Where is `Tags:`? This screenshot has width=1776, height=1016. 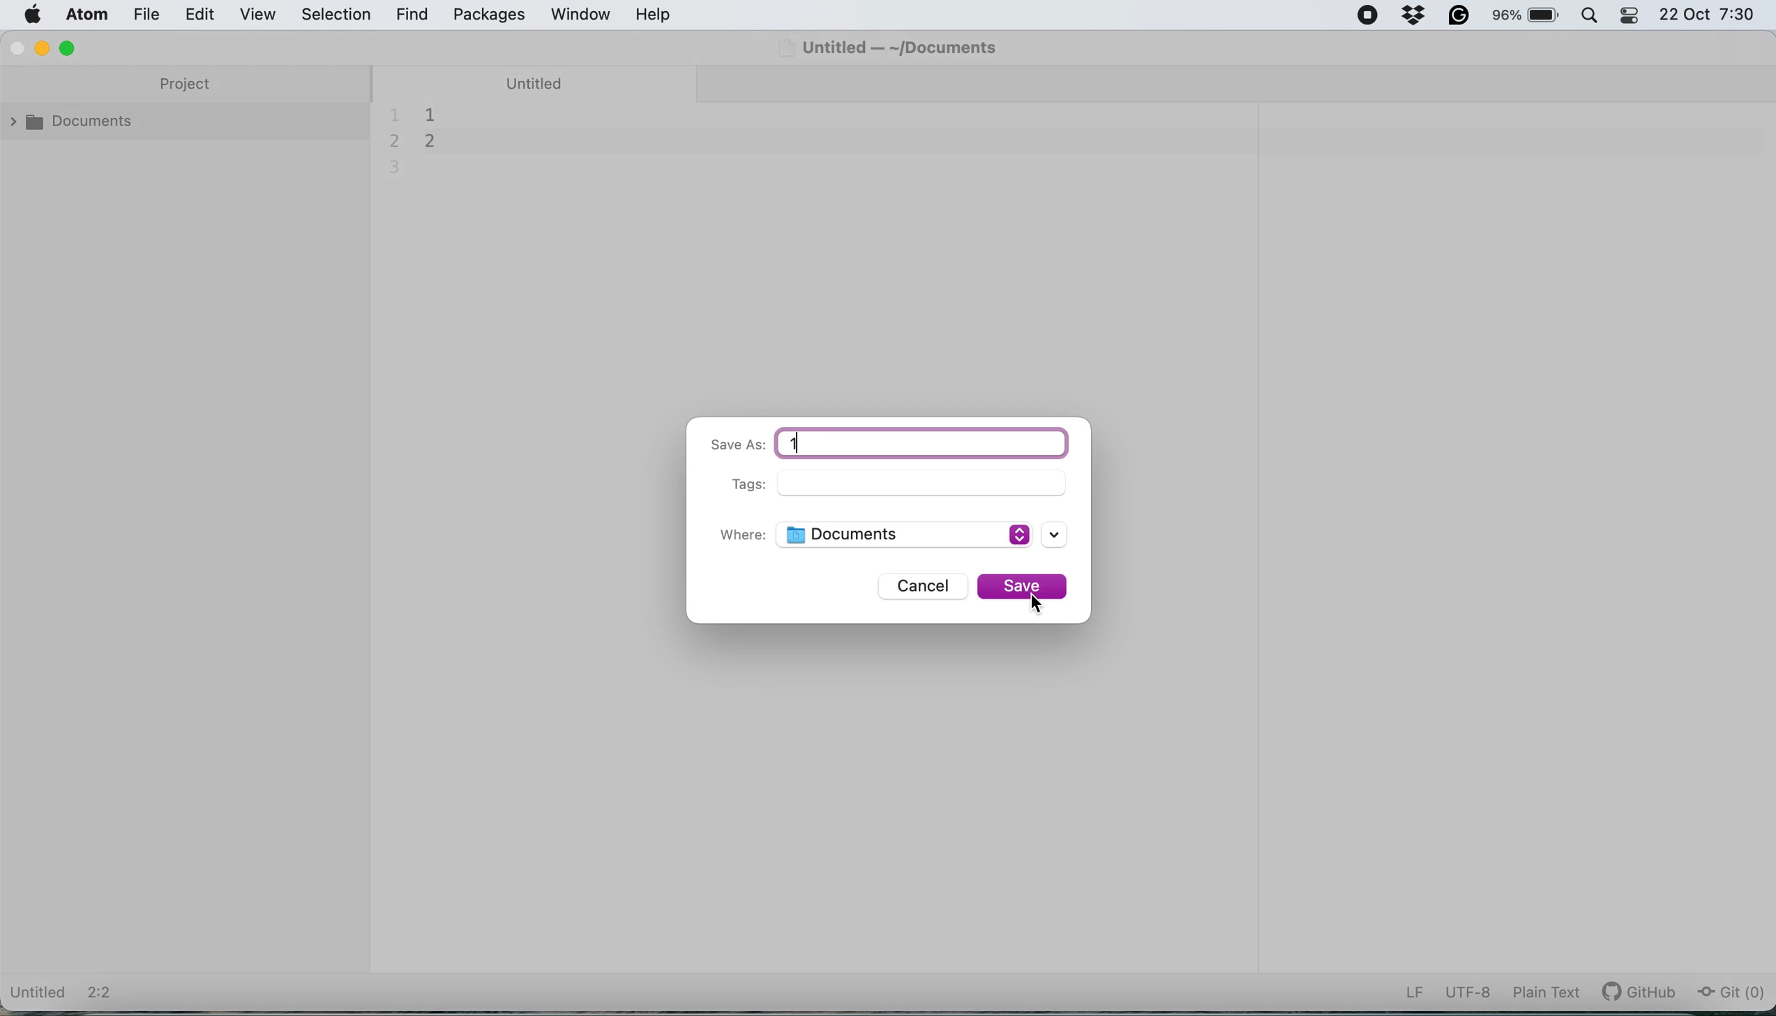 Tags: is located at coordinates (737, 485).